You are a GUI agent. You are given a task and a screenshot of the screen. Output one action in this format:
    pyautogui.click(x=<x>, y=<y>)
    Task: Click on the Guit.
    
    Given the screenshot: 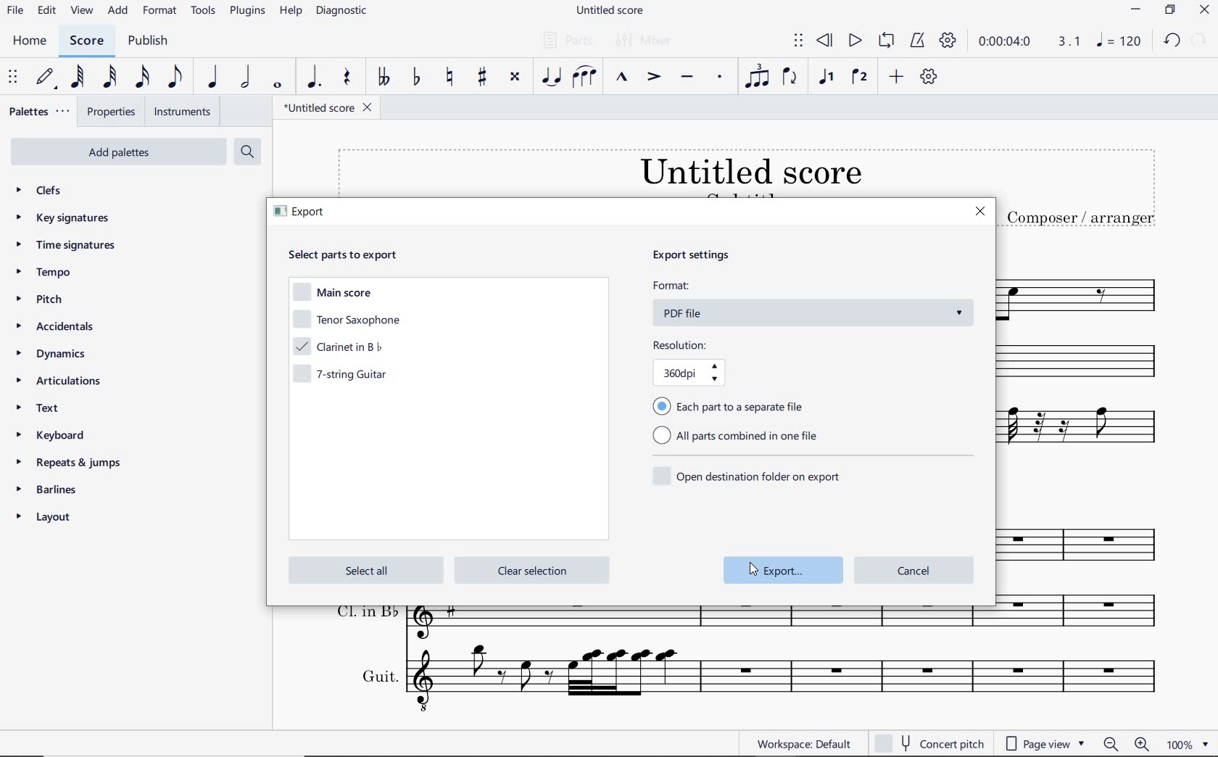 What is the action you would take?
    pyautogui.click(x=748, y=680)
    